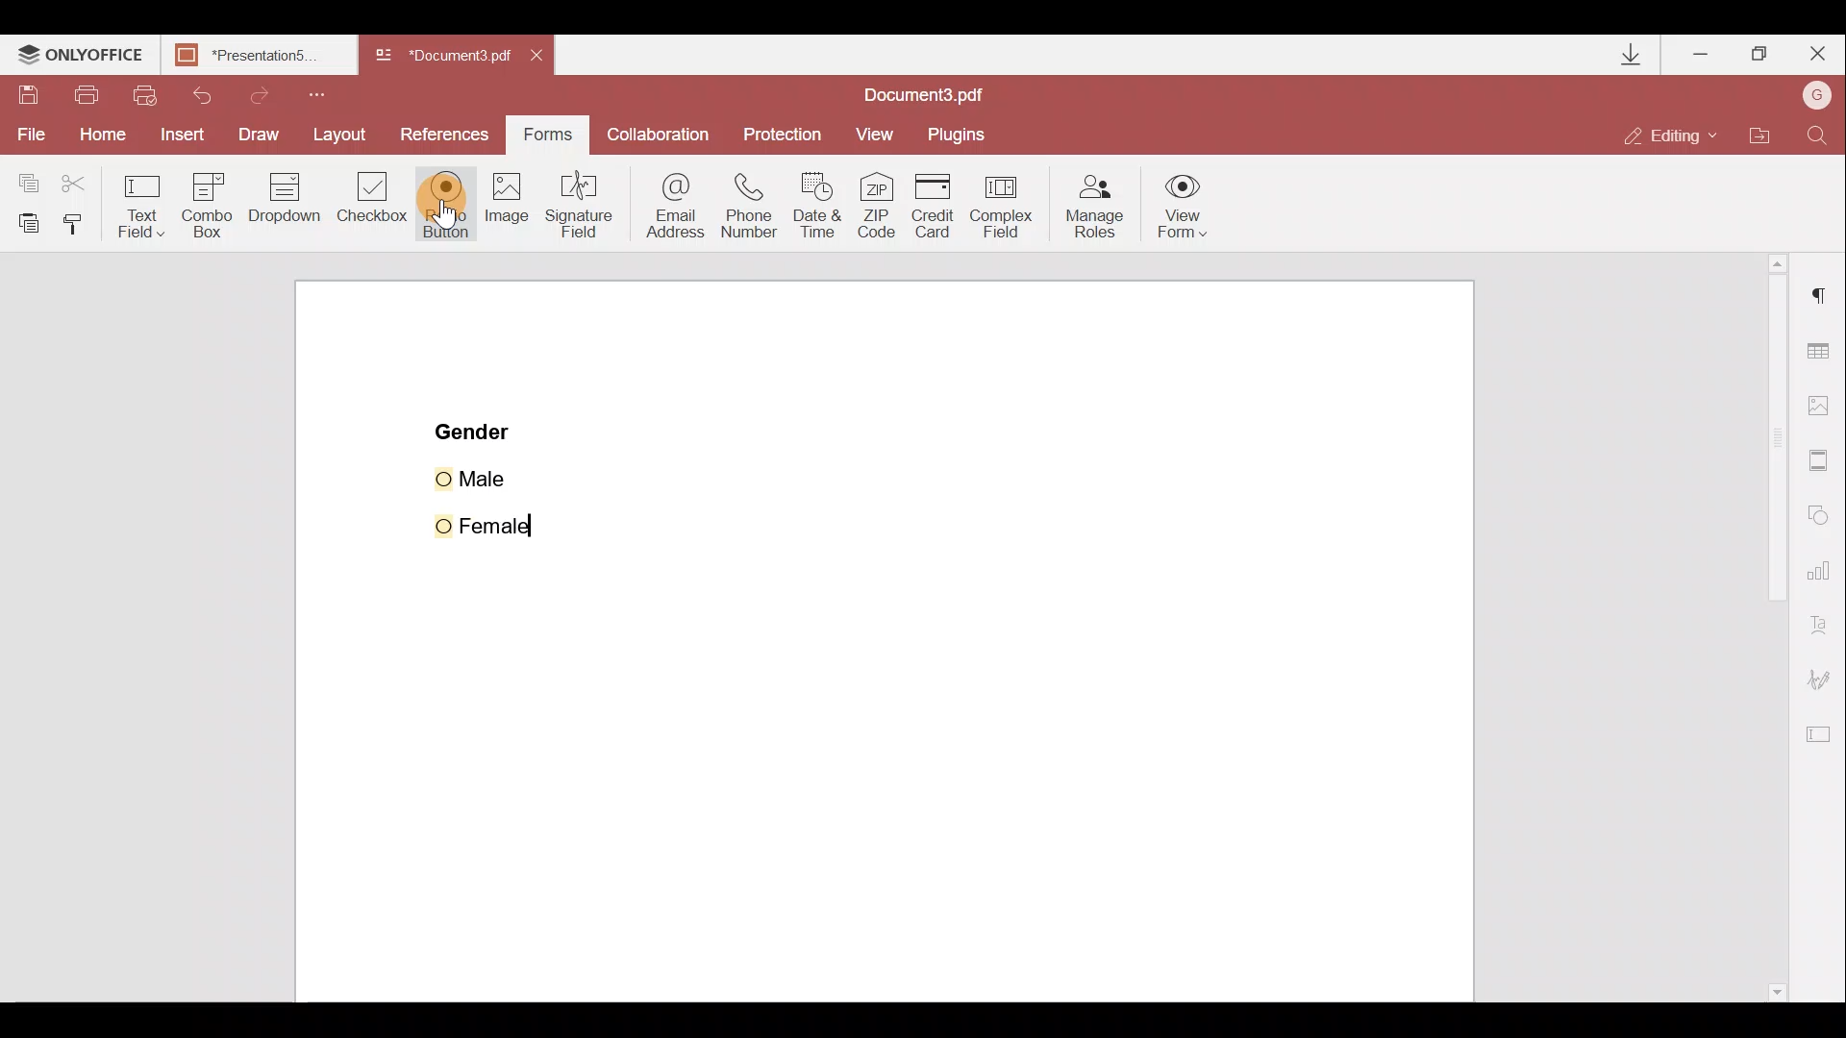  Describe the element at coordinates (329, 92) in the screenshot. I see `Customize quick access toolbar` at that location.